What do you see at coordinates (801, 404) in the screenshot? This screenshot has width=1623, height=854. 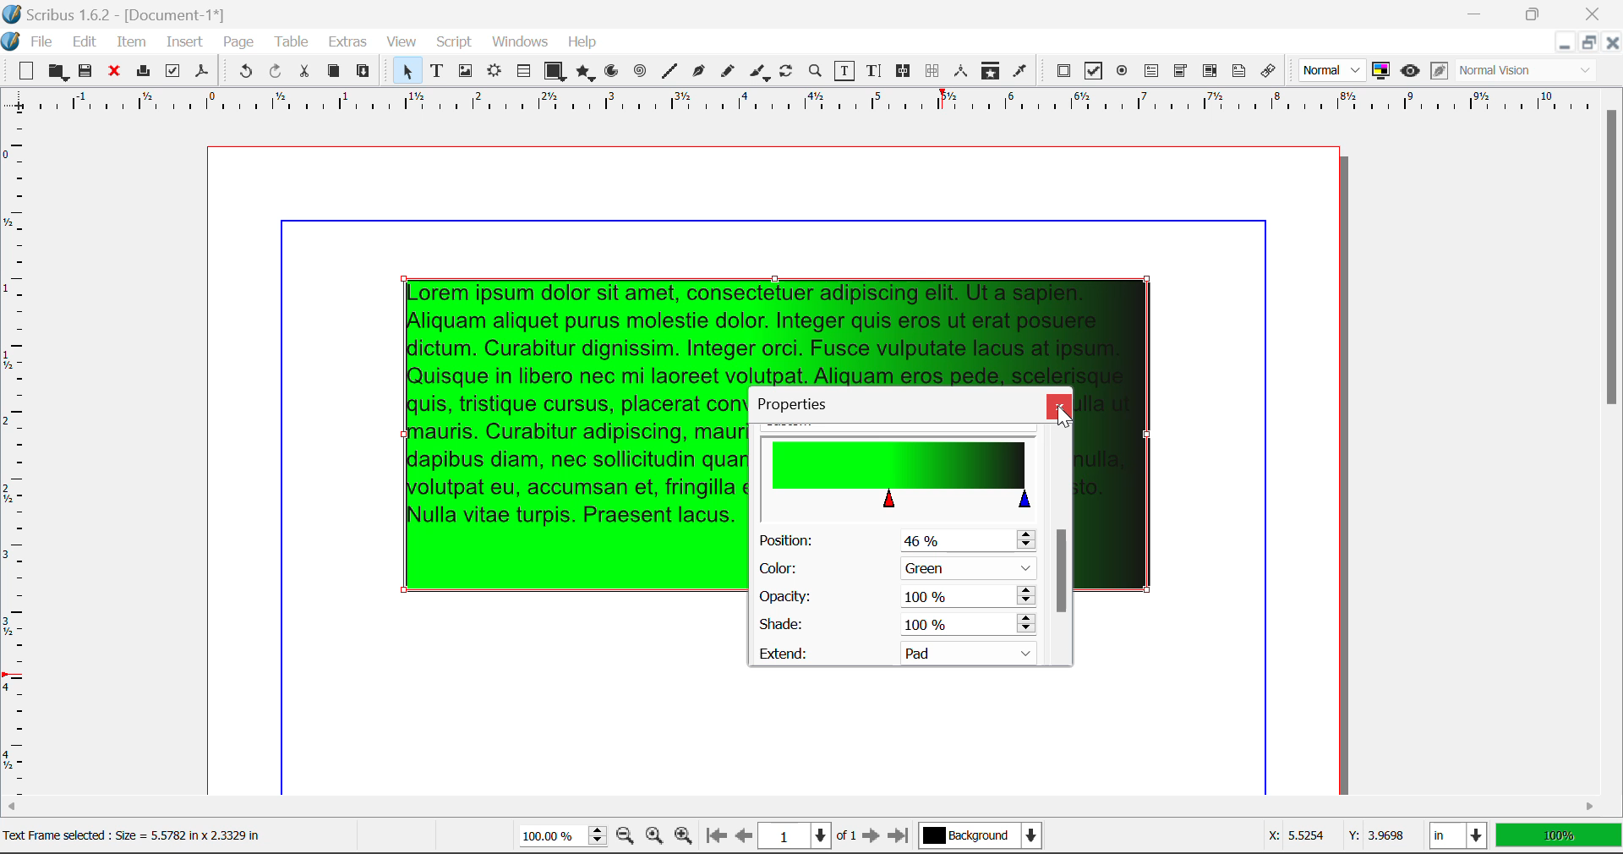 I see `Properties` at bounding box center [801, 404].